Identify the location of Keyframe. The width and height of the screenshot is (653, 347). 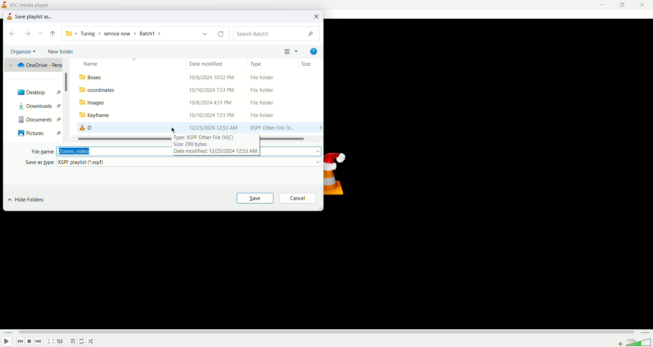
(102, 115).